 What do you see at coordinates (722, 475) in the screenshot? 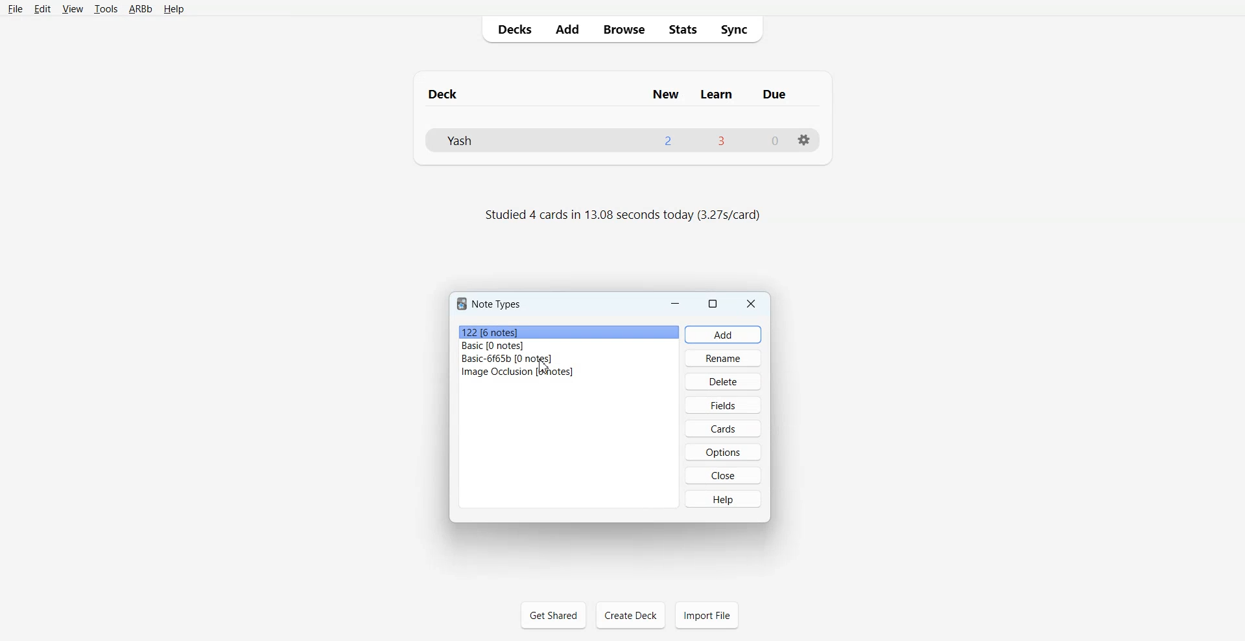
I see `Close` at bounding box center [722, 475].